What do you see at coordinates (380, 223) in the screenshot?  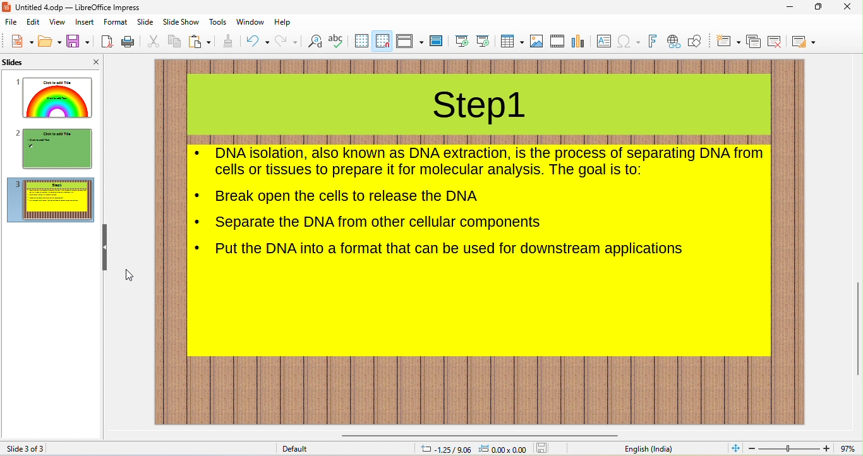 I see `content` at bounding box center [380, 223].